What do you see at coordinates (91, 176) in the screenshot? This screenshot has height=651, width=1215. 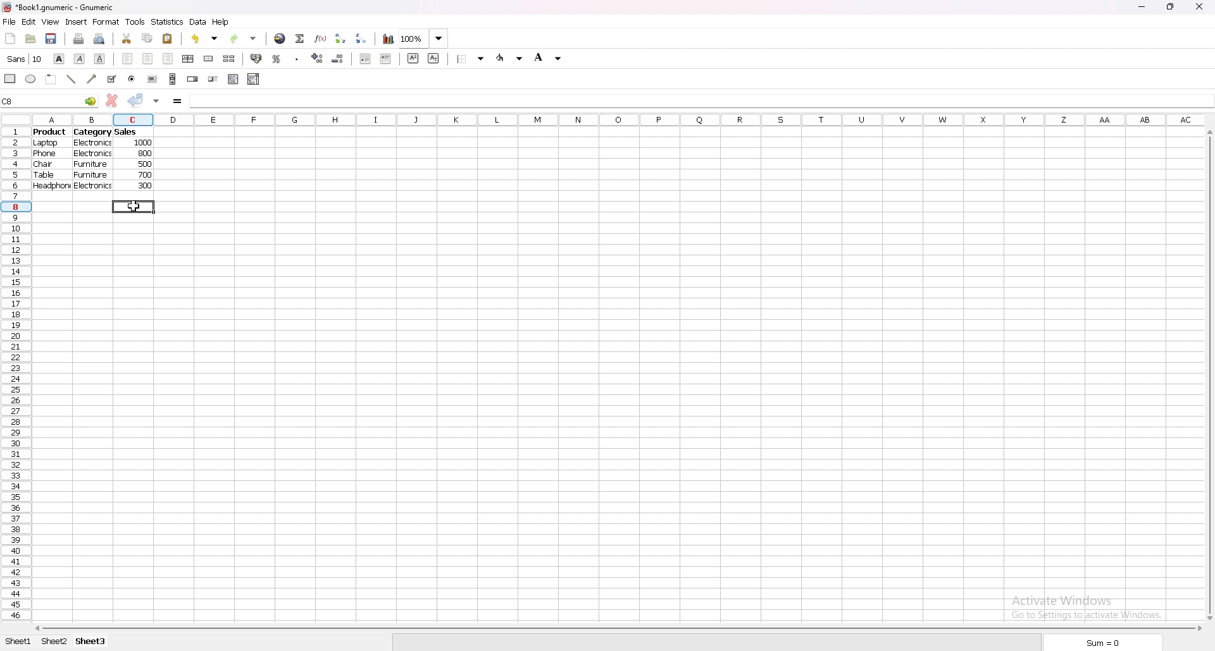 I see `furniture` at bounding box center [91, 176].